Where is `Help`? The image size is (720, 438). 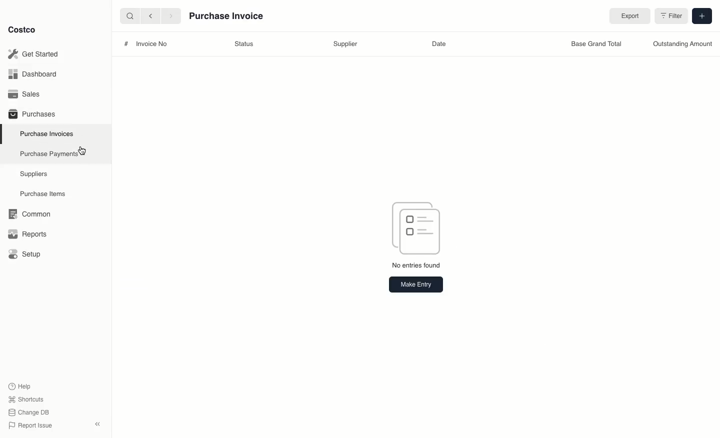 Help is located at coordinates (19, 385).